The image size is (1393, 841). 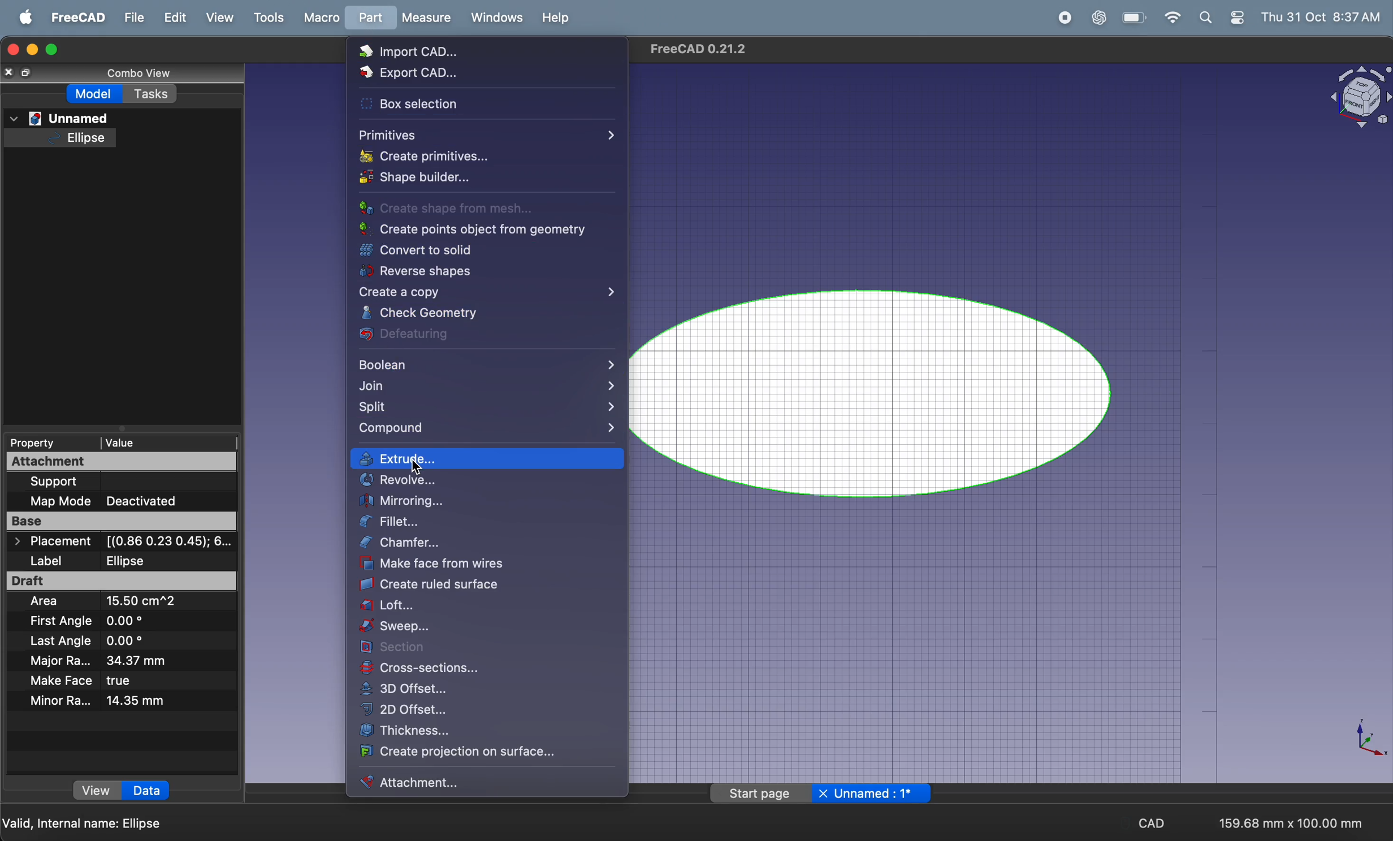 I want to click on support, so click(x=56, y=483).